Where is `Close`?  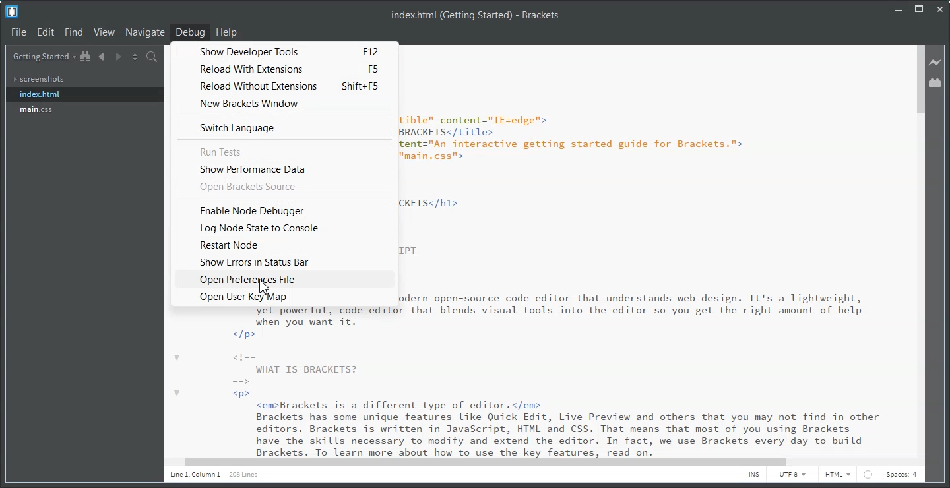 Close is located at coordinates (939, 9).